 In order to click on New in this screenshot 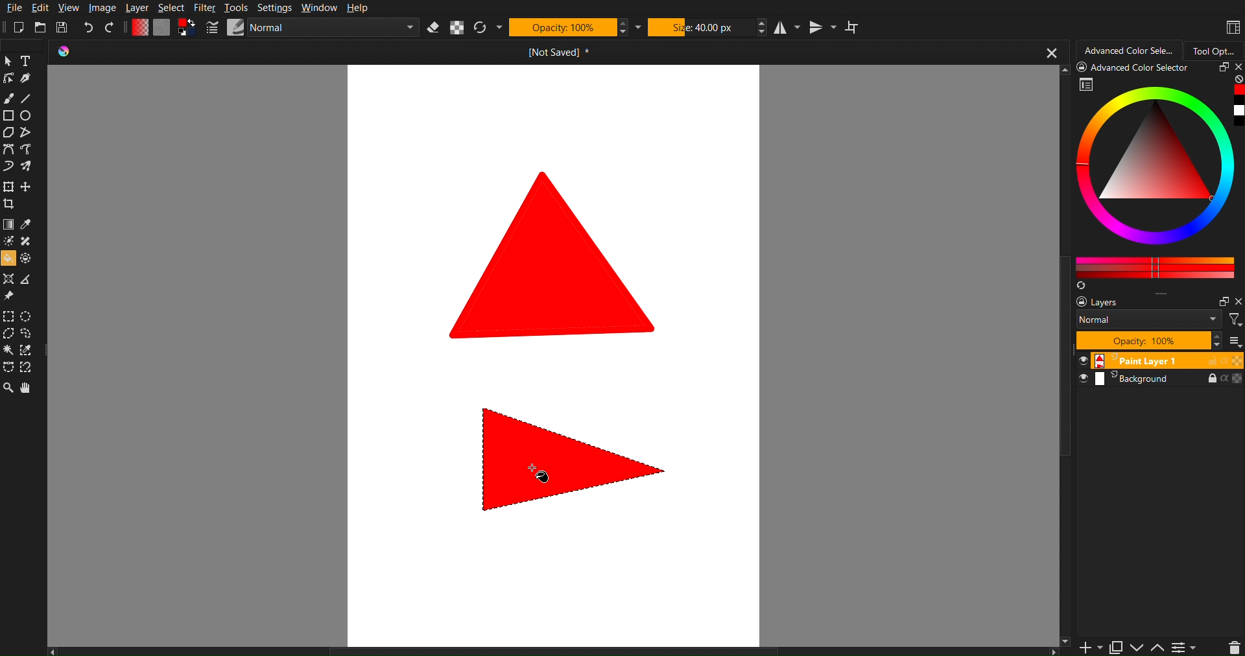, I will do `click(18, 27)`.